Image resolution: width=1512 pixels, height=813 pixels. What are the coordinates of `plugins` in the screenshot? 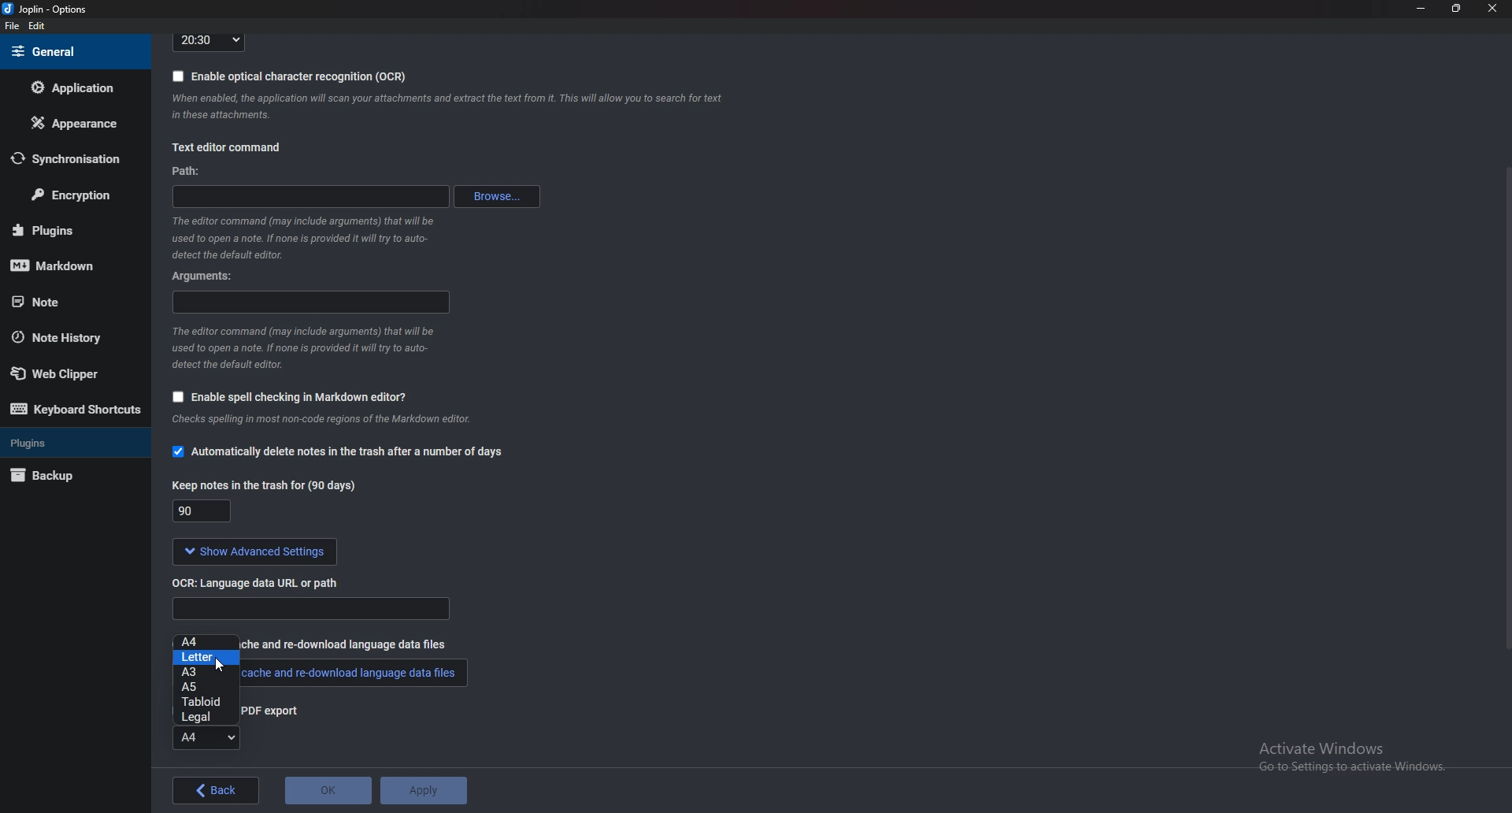 It's located at (71, 442).